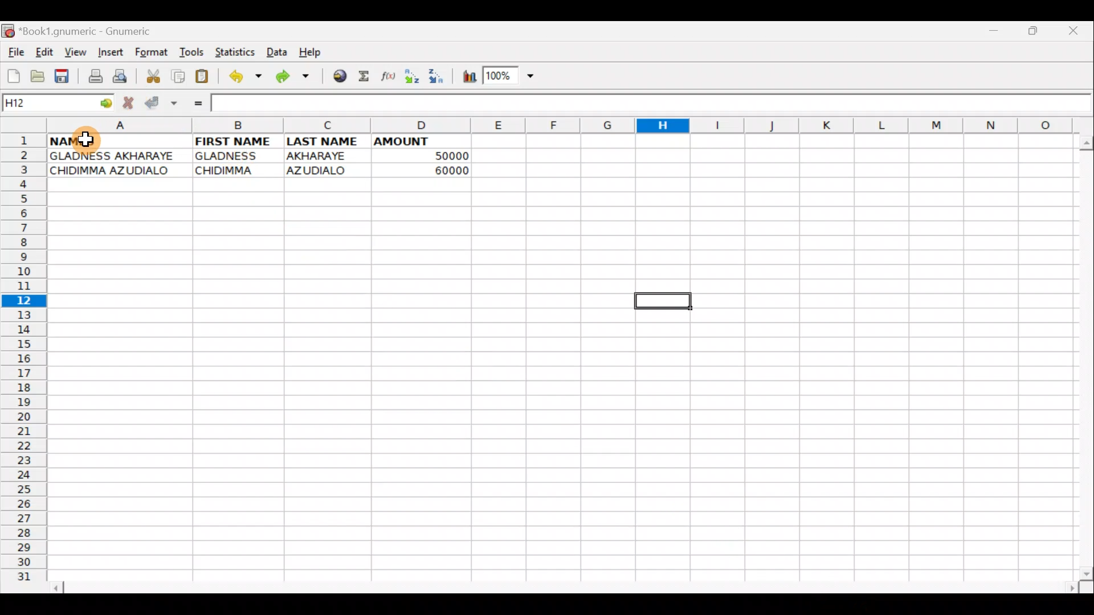  Describe the element at coordinates (992, 32) in the screenshot. I see `Minimize` at that location.